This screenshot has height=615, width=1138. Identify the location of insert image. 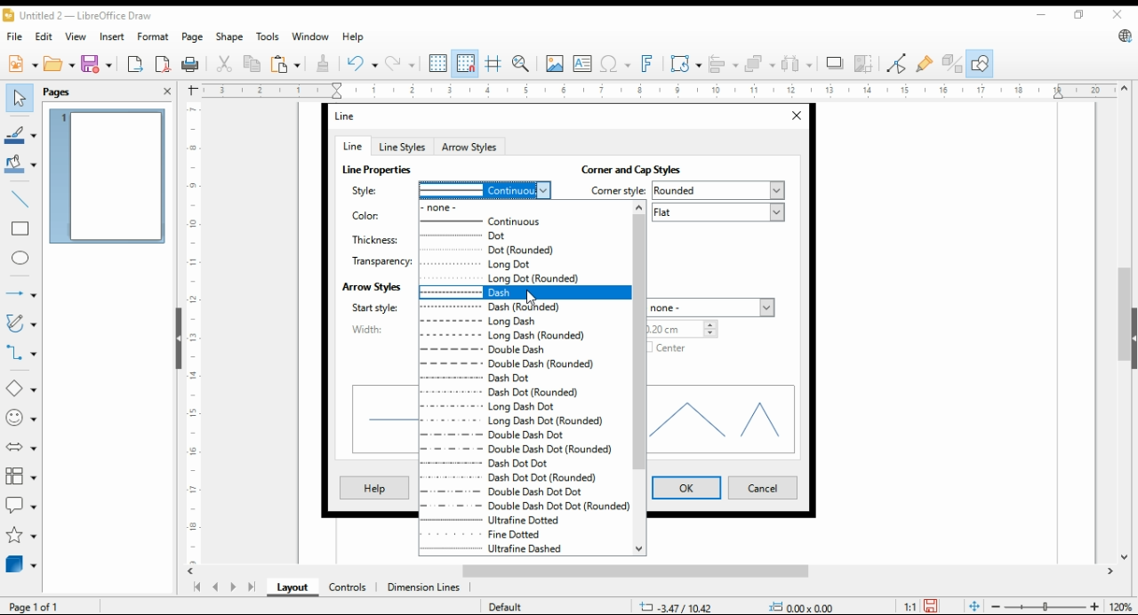
(554, 63).